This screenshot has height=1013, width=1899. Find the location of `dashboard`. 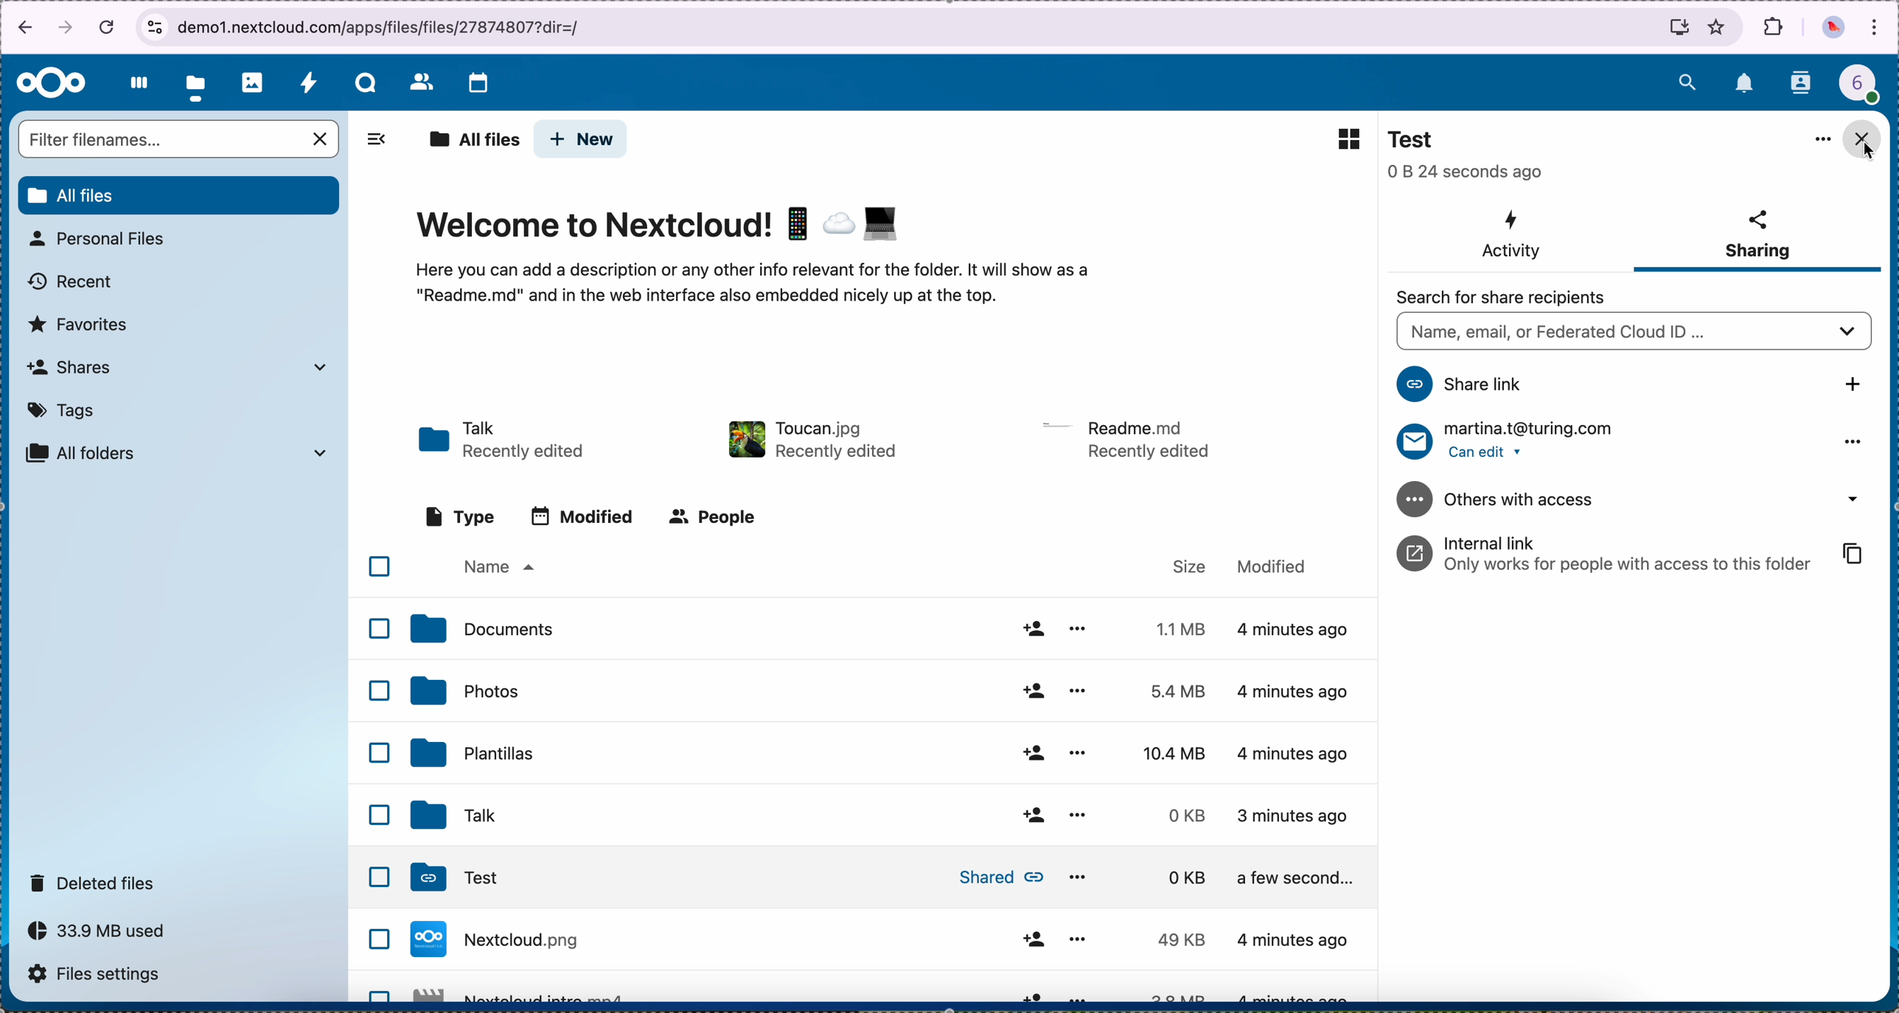

dashboard is located at coordinates (135, 83).